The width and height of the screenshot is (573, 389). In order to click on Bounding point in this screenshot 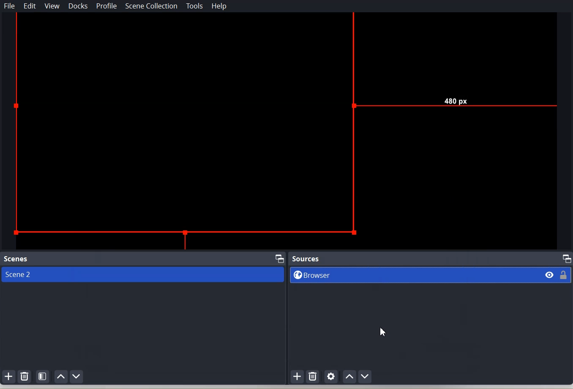, I will do `click(285, 131)`.